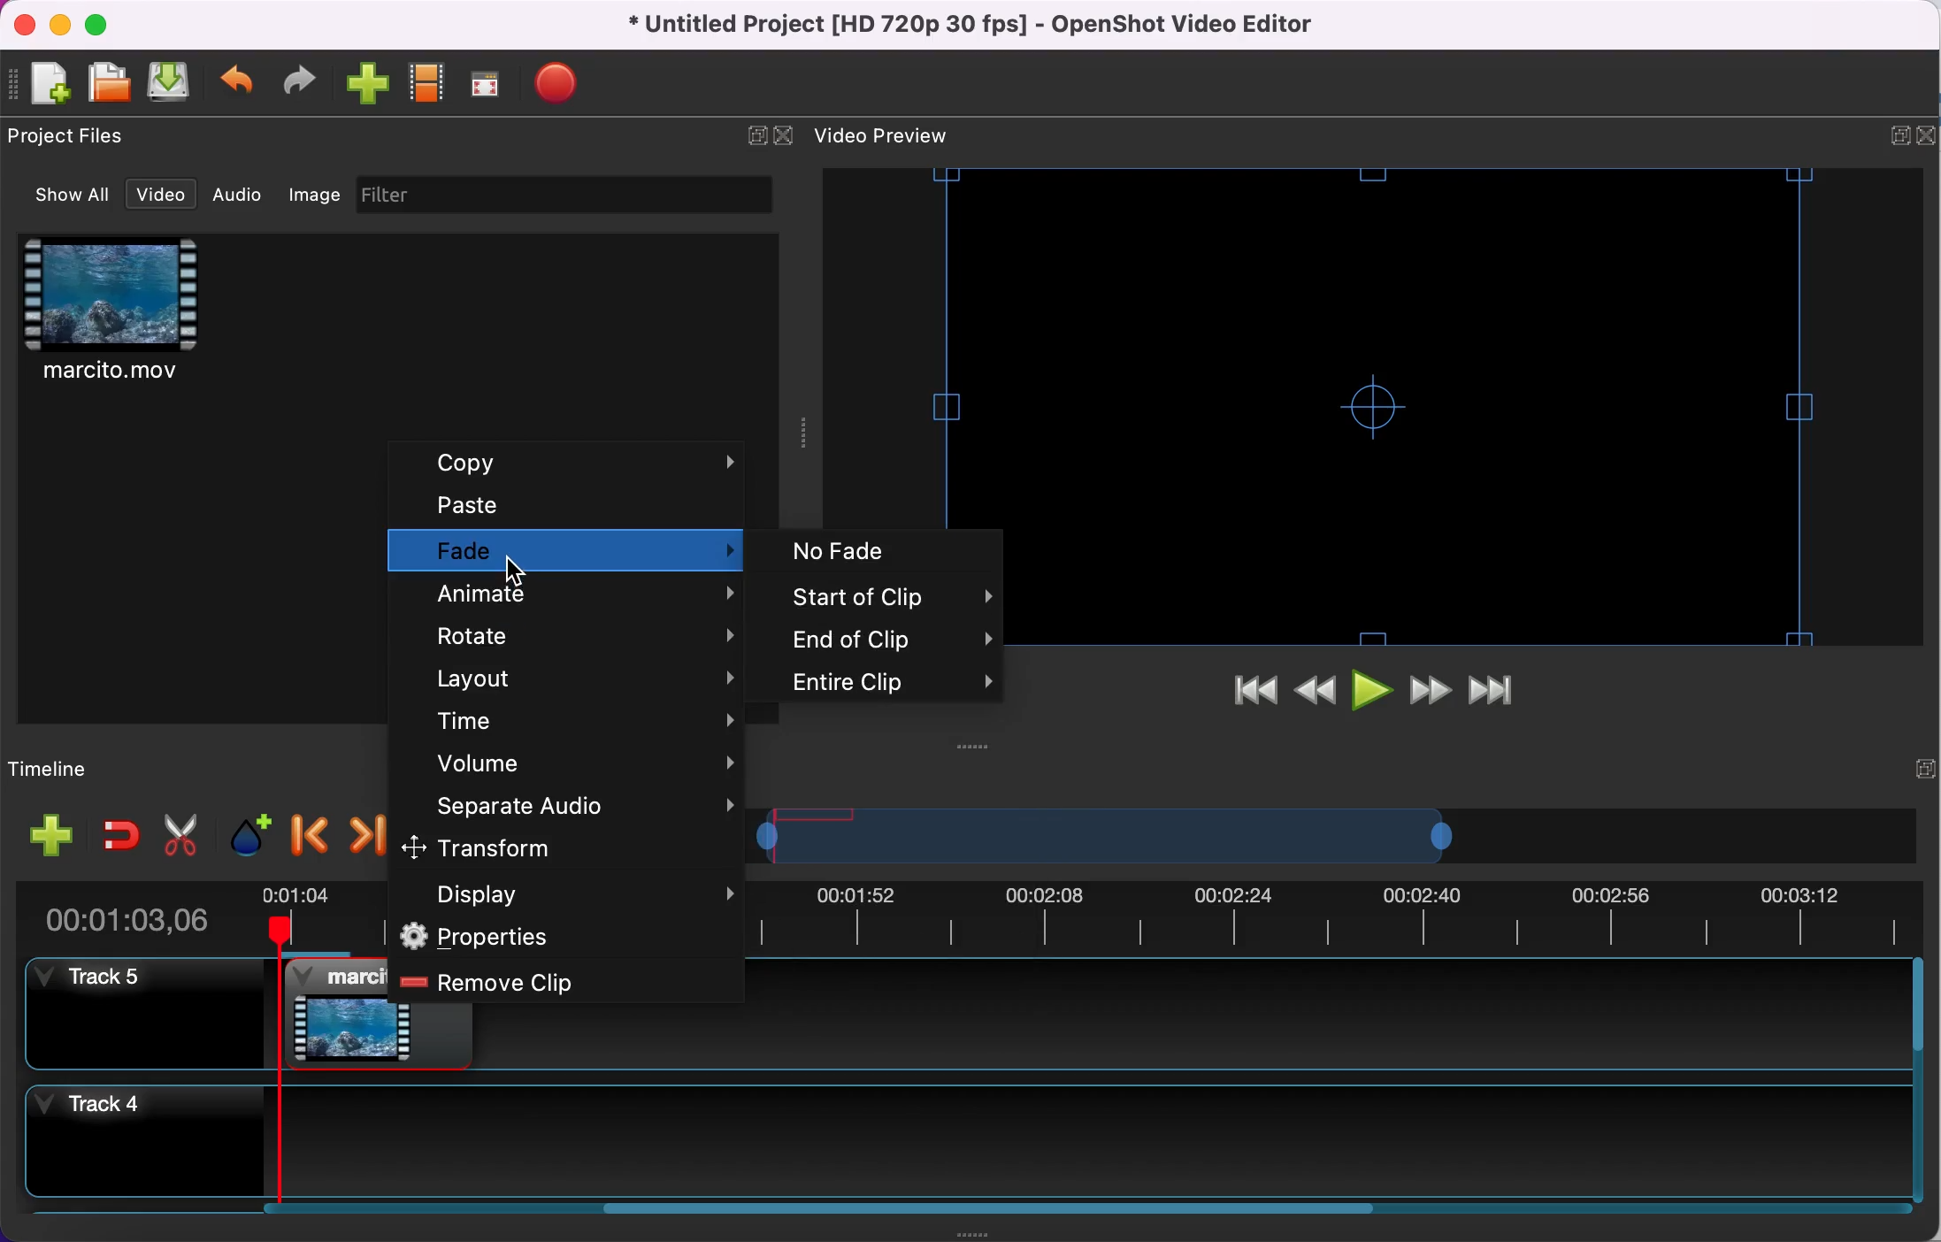 The width and height of the screenshot is (1941, 1242). I want to click on jump to start, so click(1259, 694).